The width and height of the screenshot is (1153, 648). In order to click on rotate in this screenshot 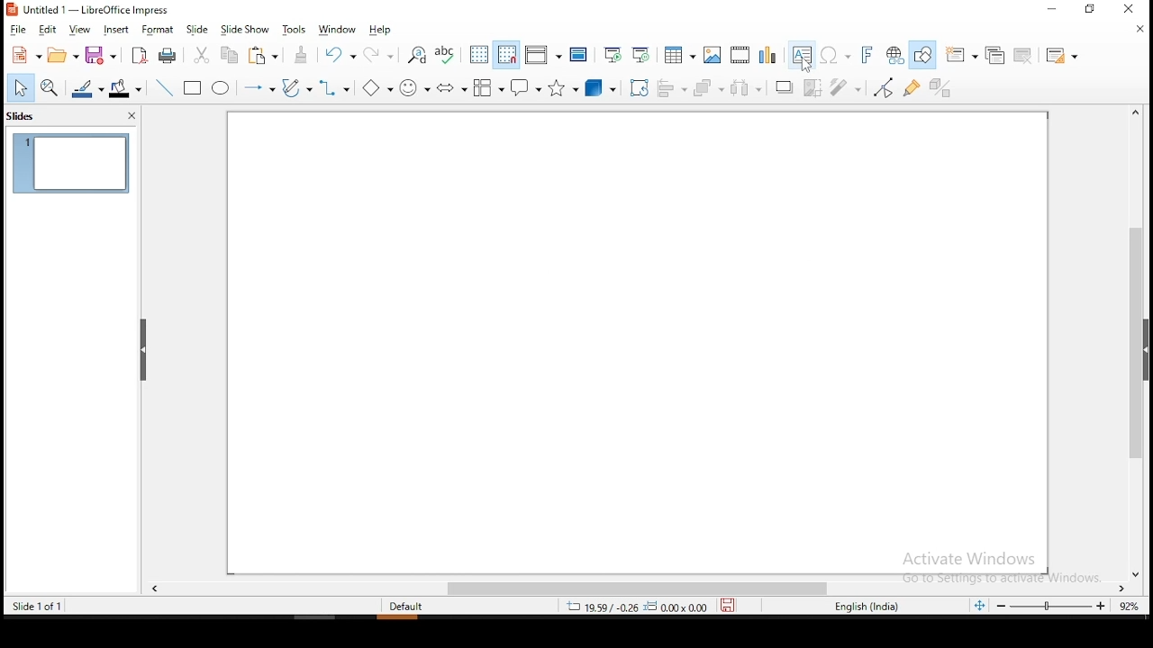, I will do `click(638, 86)`.